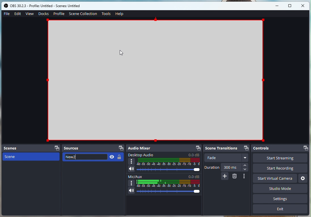 The image size is (311, 217). What do you see at coordinates (275, 178) in the screenshot?
I see `Start virtual camera` at bounding box center [275, 178].